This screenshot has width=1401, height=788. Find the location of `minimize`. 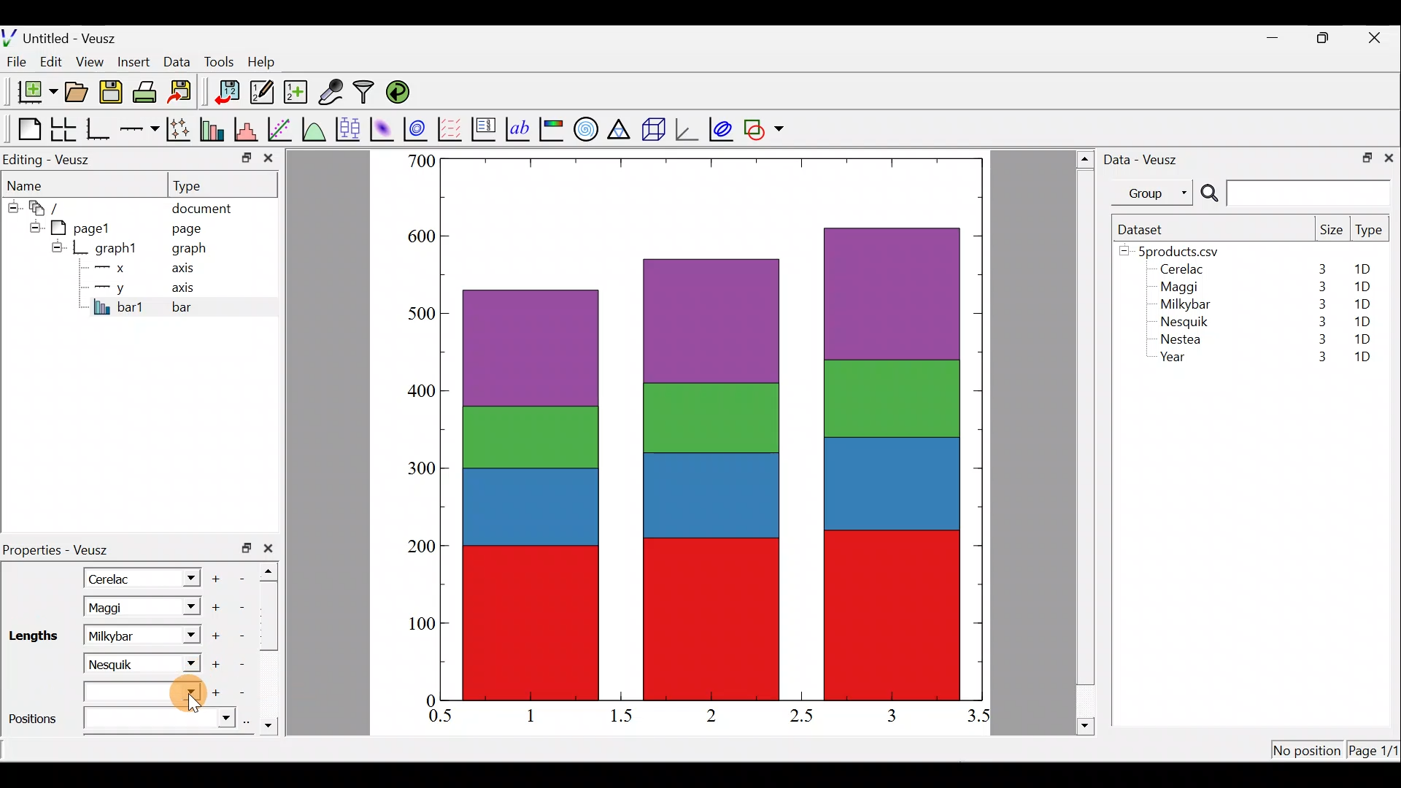

minimize is located at coordinates (245, 157).